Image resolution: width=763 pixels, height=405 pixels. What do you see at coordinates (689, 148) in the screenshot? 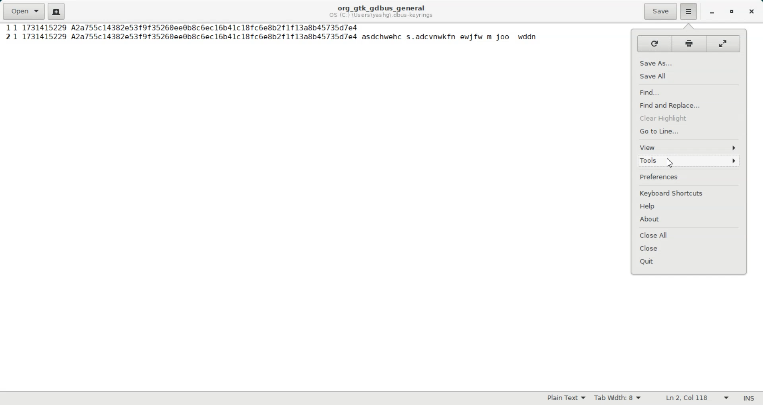
I see `View` at bounding box center [689, 148].